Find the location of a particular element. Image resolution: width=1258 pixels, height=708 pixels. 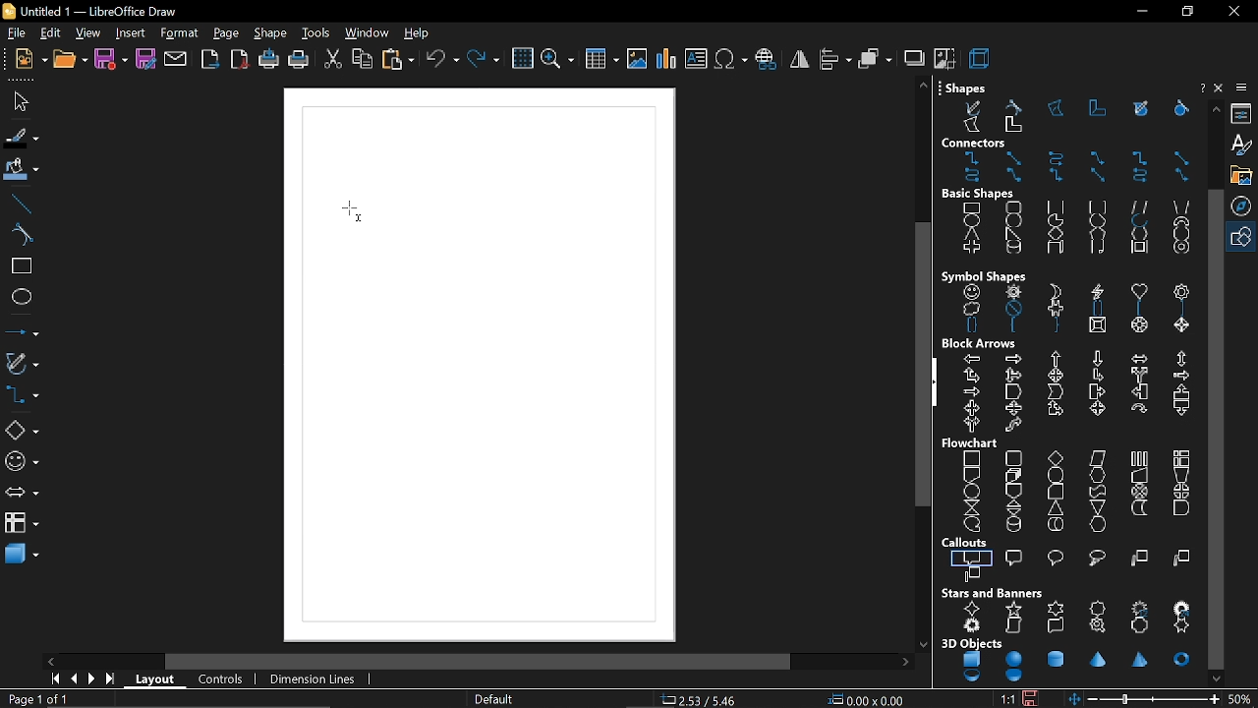

curve is located at coordinates (1017, 106).